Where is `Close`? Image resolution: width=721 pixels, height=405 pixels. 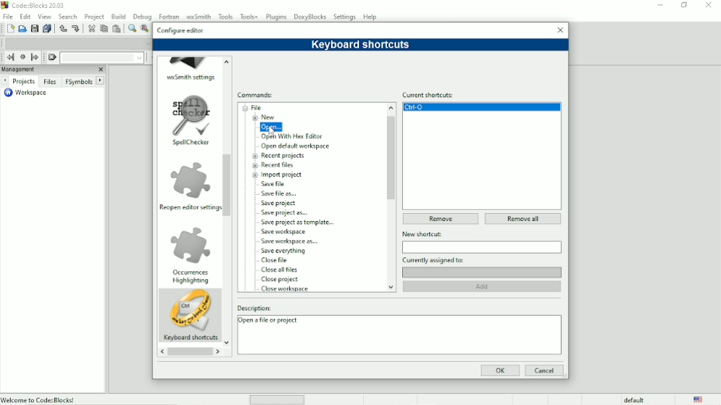 Close is located at coordinates (100, 69).